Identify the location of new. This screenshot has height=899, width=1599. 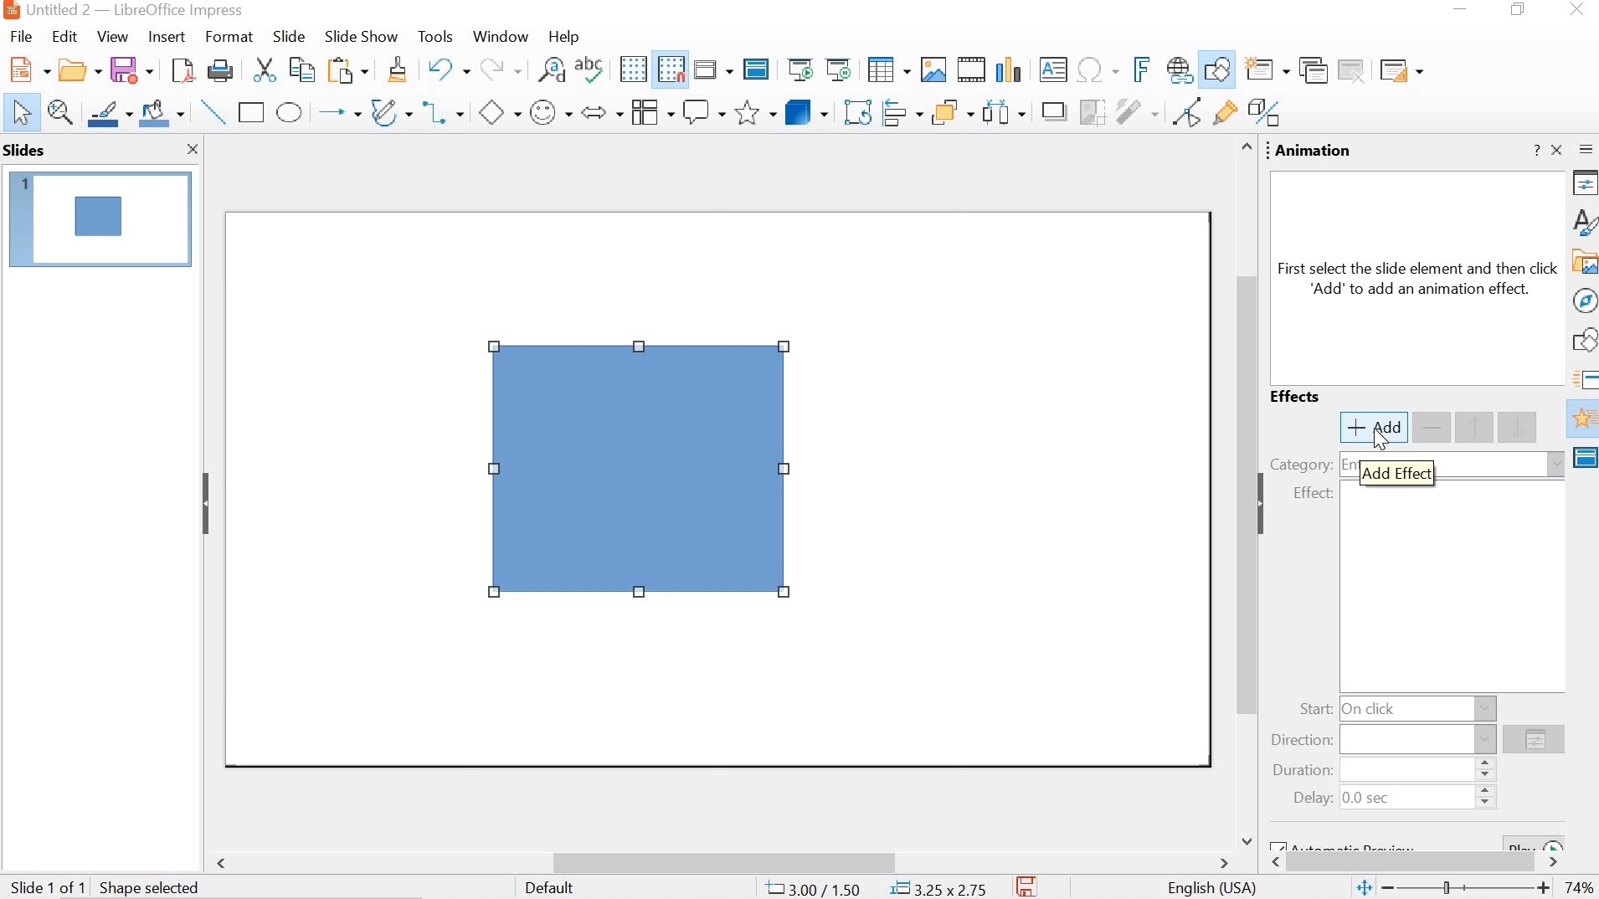
(80, 69).